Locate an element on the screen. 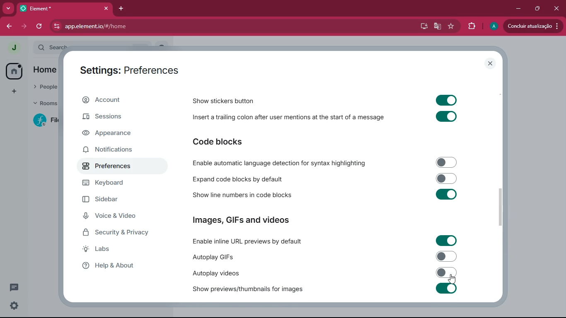  sidebar is located at coordinates (120, 201).